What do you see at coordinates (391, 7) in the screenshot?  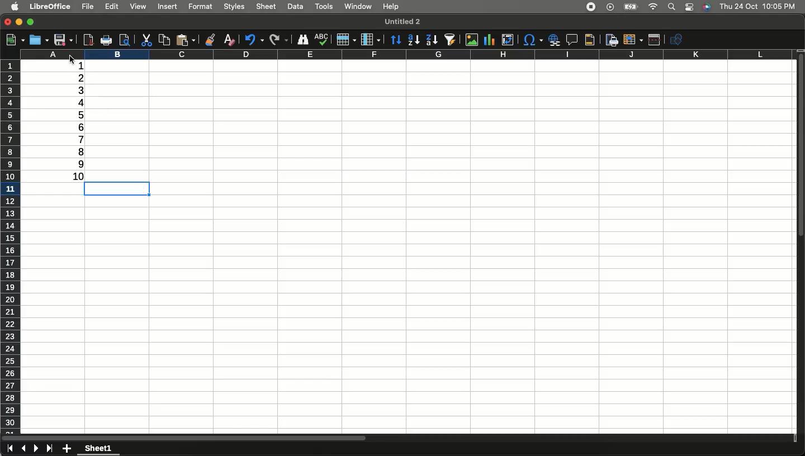 I see `Help` at bounding box center [391, 7].